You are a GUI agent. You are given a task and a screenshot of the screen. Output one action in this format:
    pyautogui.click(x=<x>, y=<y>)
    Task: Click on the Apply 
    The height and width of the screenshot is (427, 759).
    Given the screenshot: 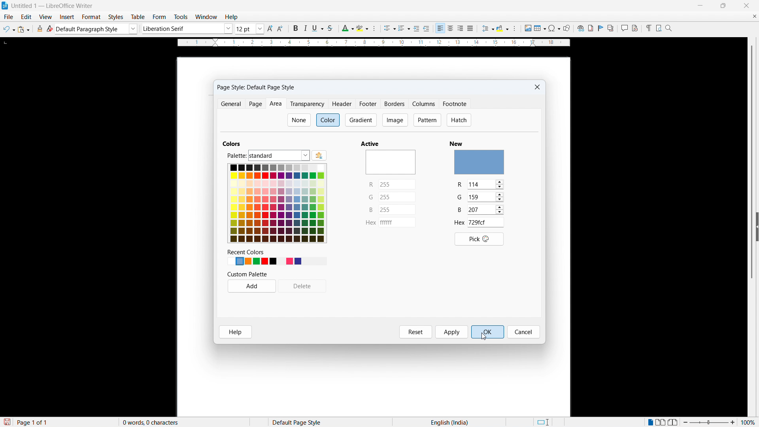 What is the action you would take?
    pyautogui.click(x=452, y=332)
    